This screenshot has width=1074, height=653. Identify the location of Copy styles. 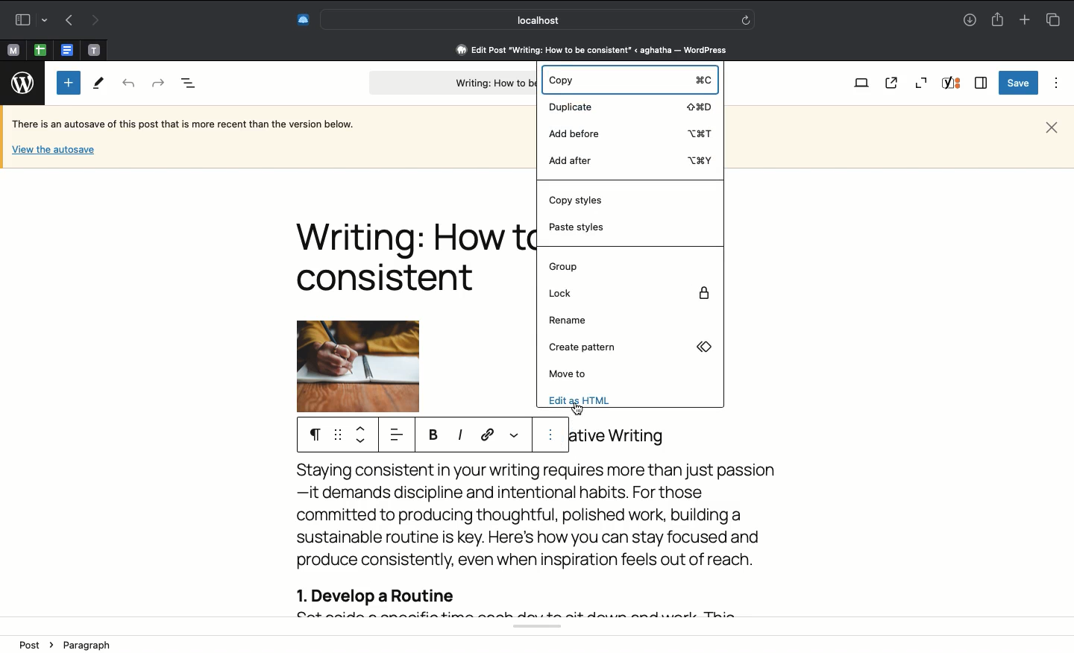
(582, 201).